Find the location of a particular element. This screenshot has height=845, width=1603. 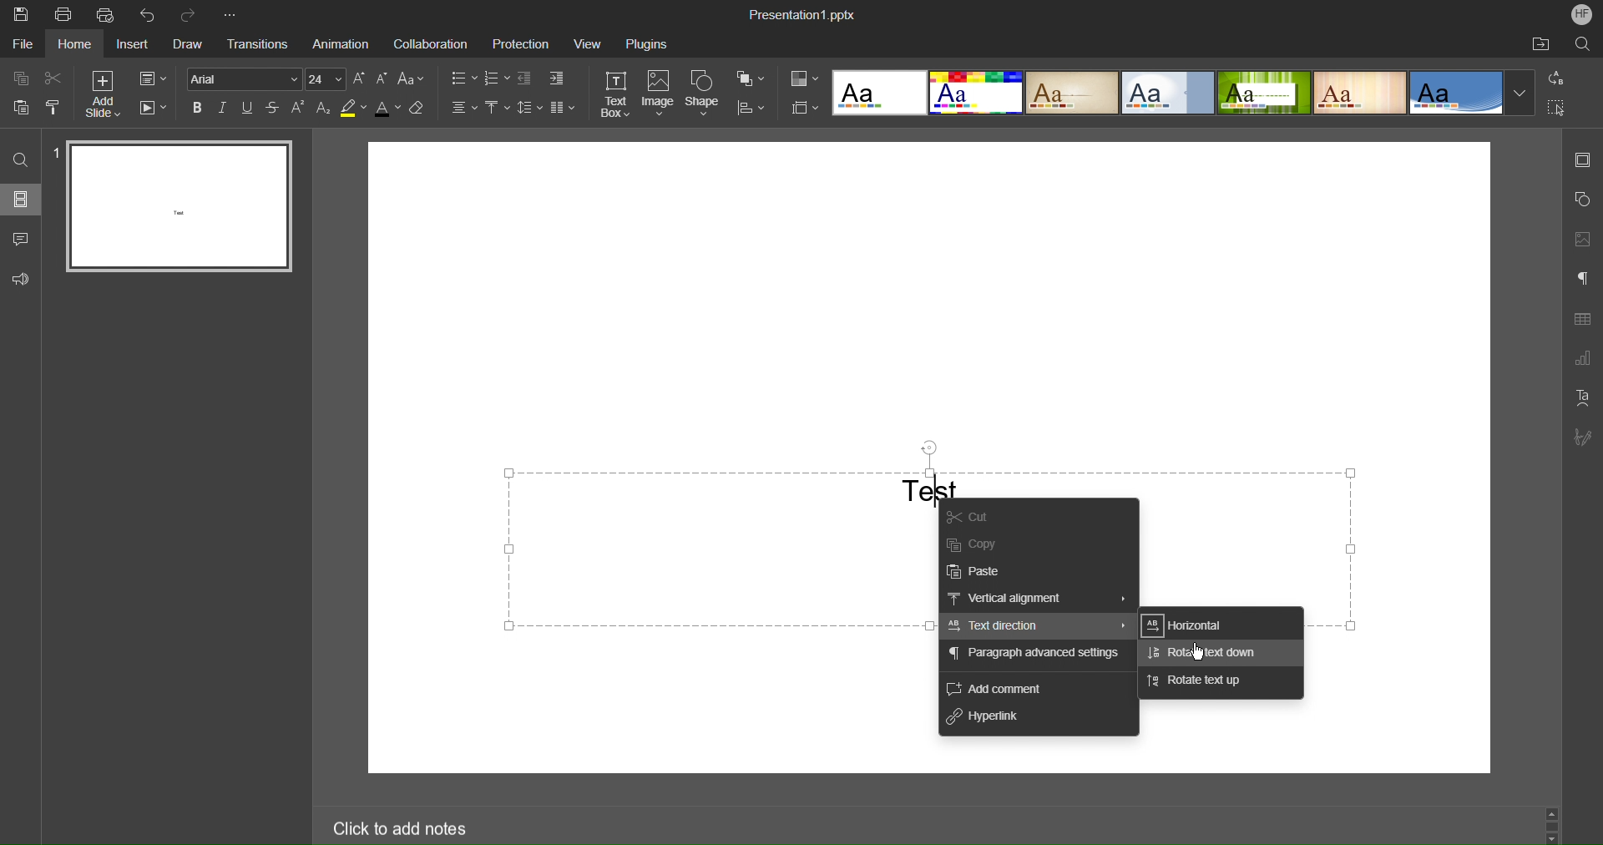

Feedback and Support is located at coordinates (21, 279).